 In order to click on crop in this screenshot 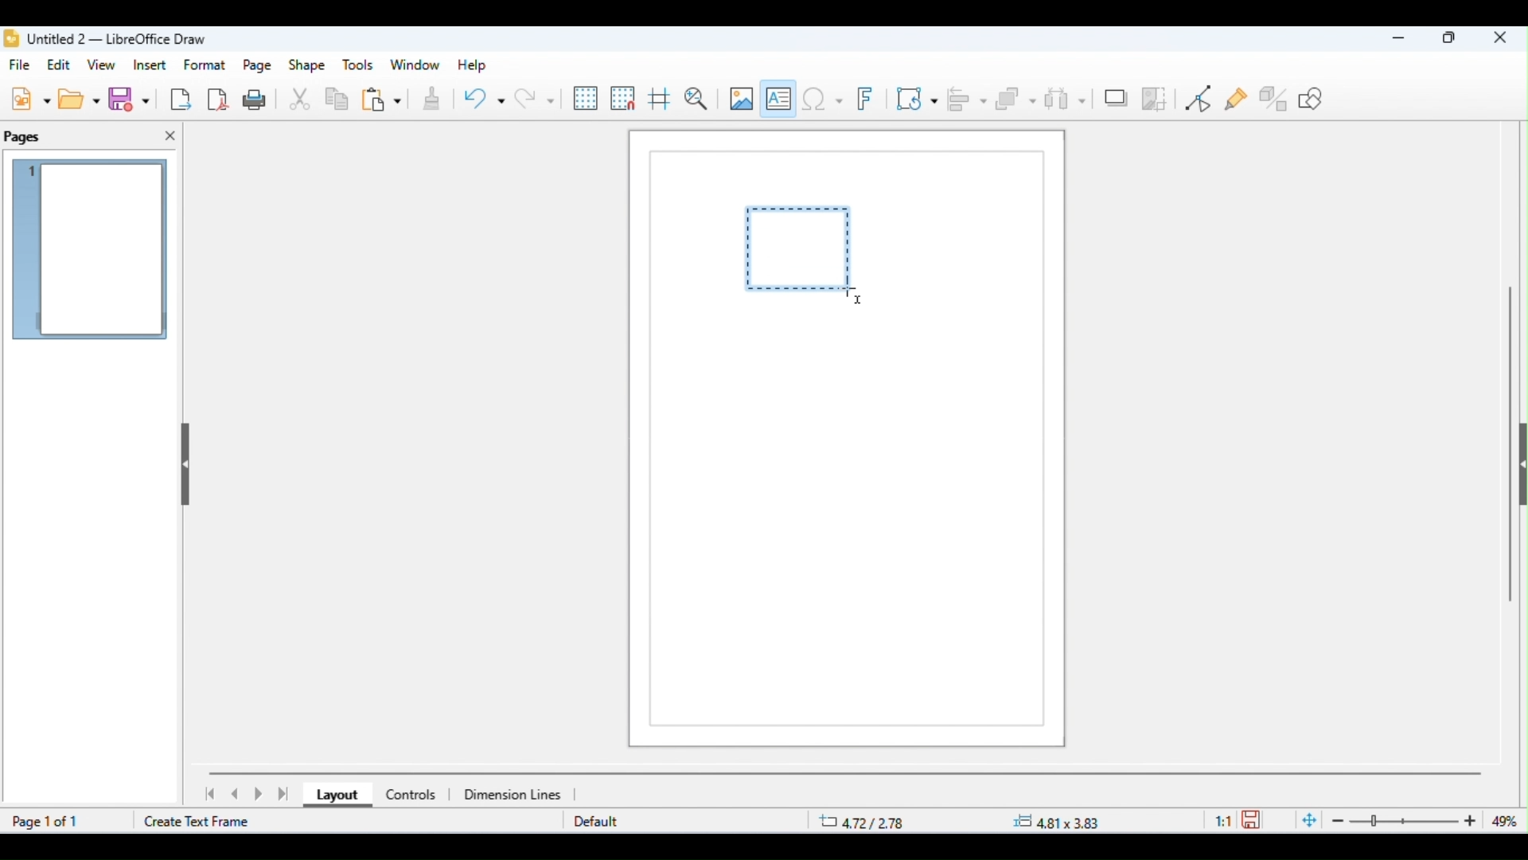, I will do `click(1155, 98)`.